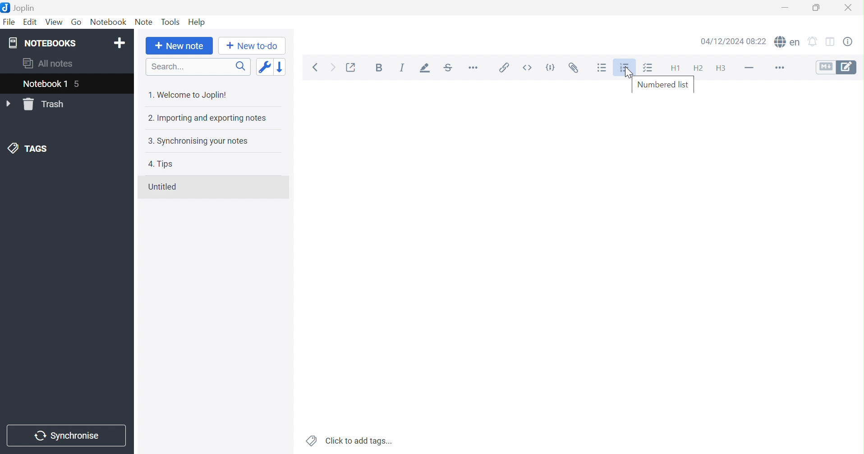 Image resolution: width=864 pixels, height=454 pixels. Describe the element at coordinates (29, 149) in the screenshot. I see `TAGS` at that location.